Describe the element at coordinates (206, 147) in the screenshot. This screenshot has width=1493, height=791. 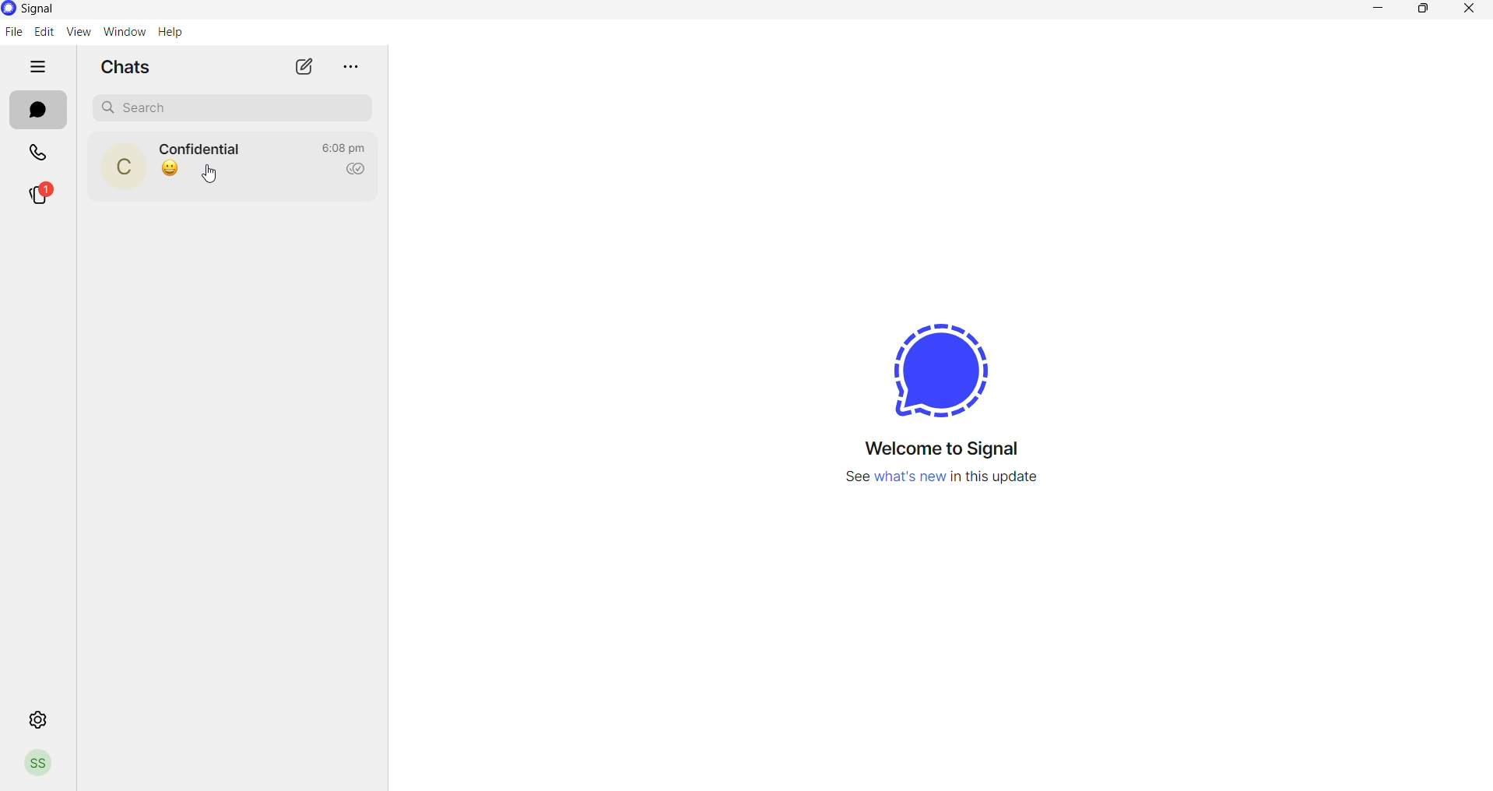
I see `contact name` at that location.